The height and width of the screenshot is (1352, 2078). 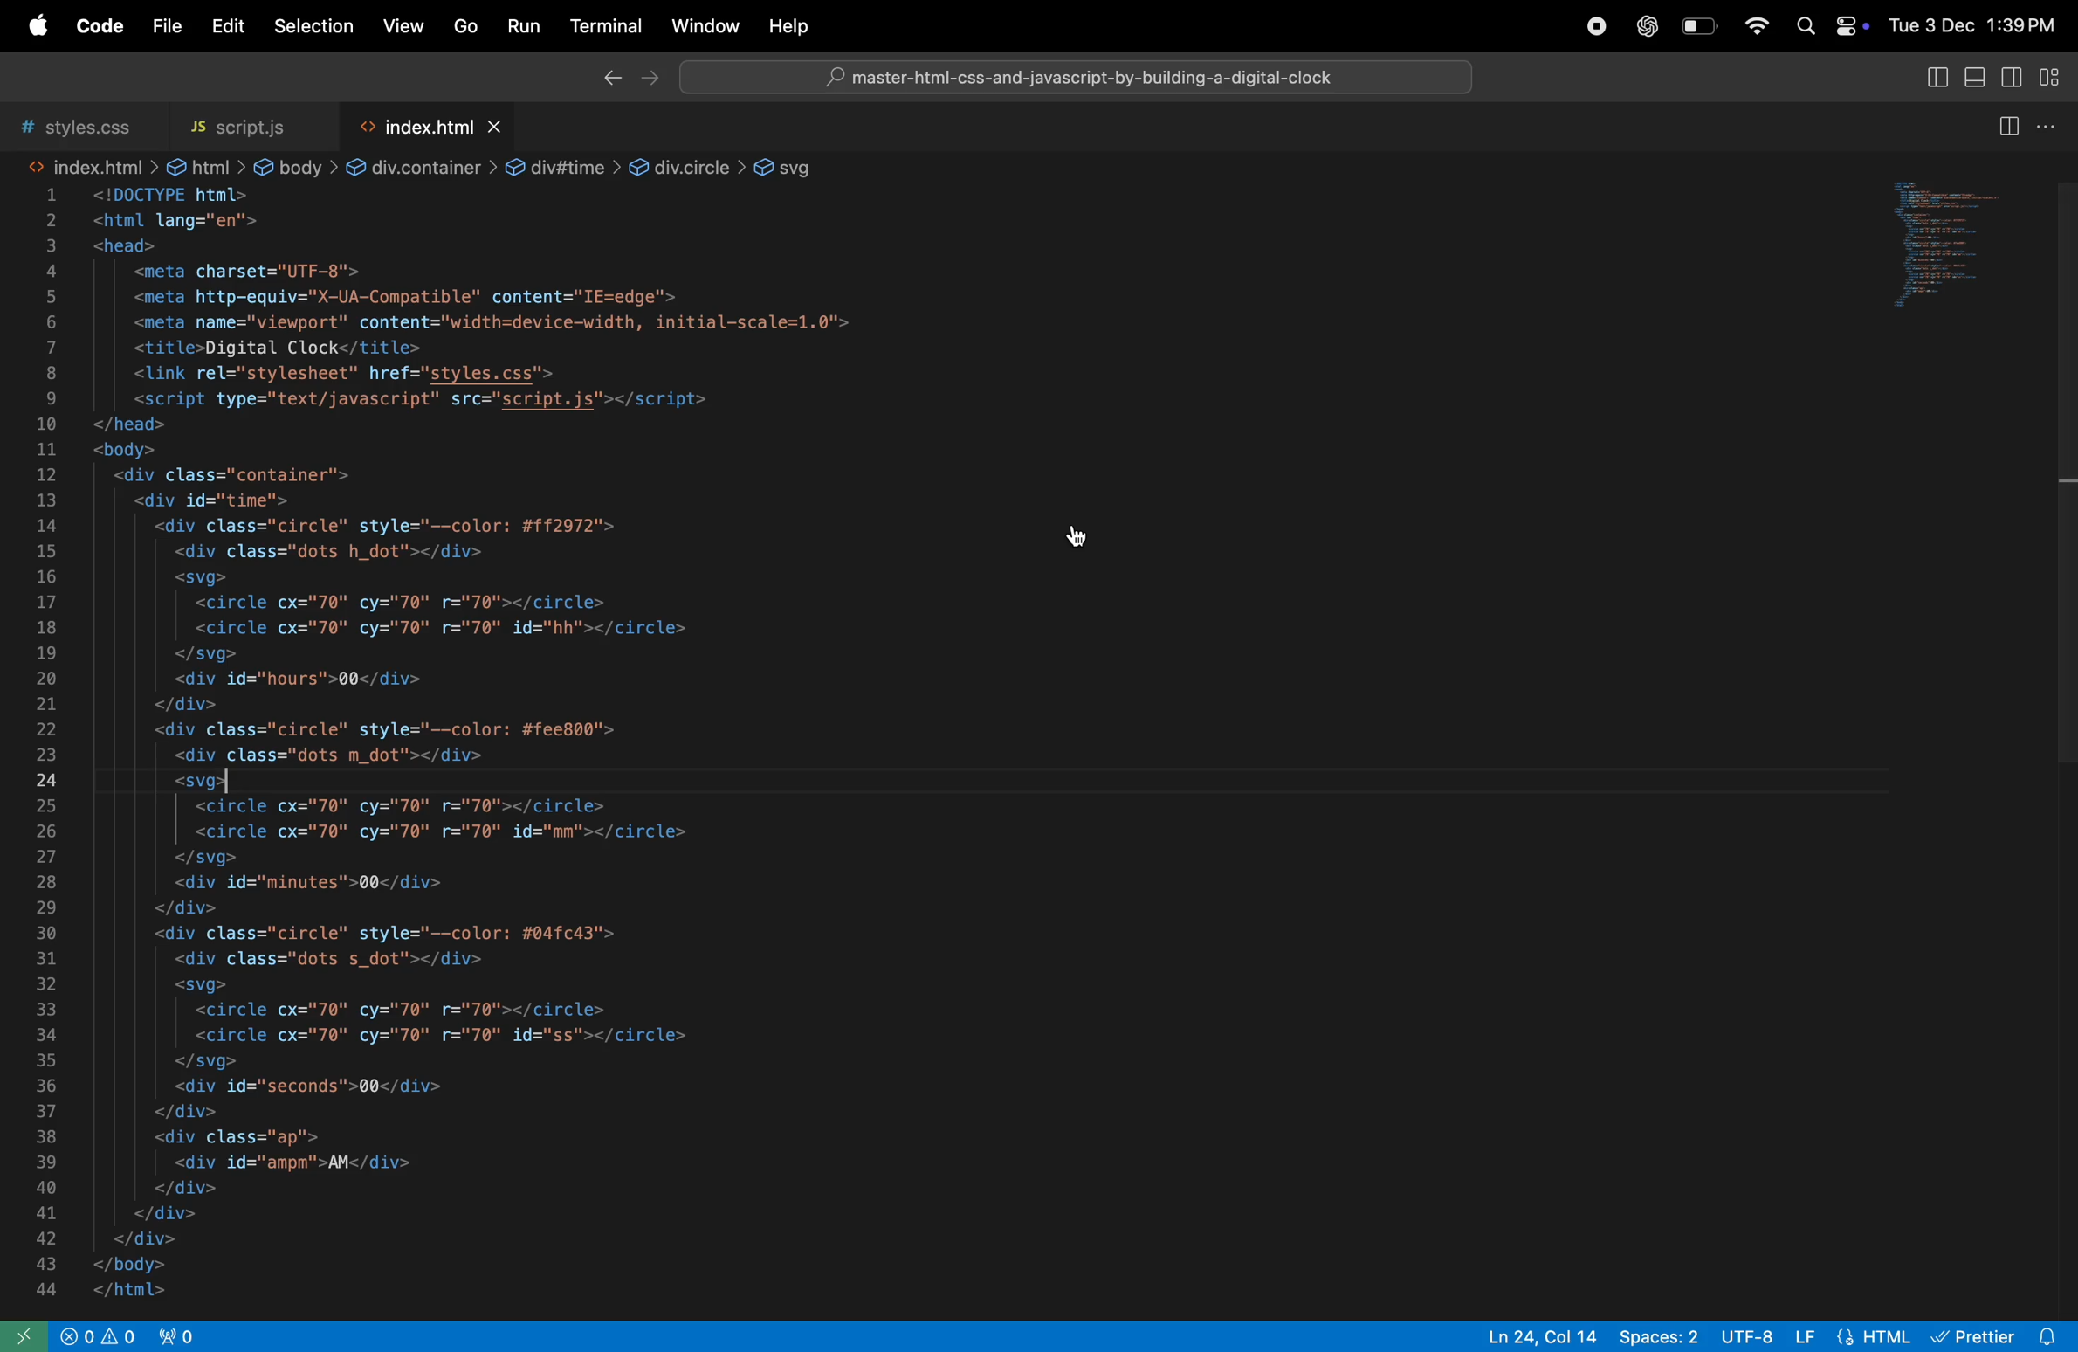 What do you see at coordinates (401, 167) in the screenshot?
I see `div.container` at bounding box center [401, 167].